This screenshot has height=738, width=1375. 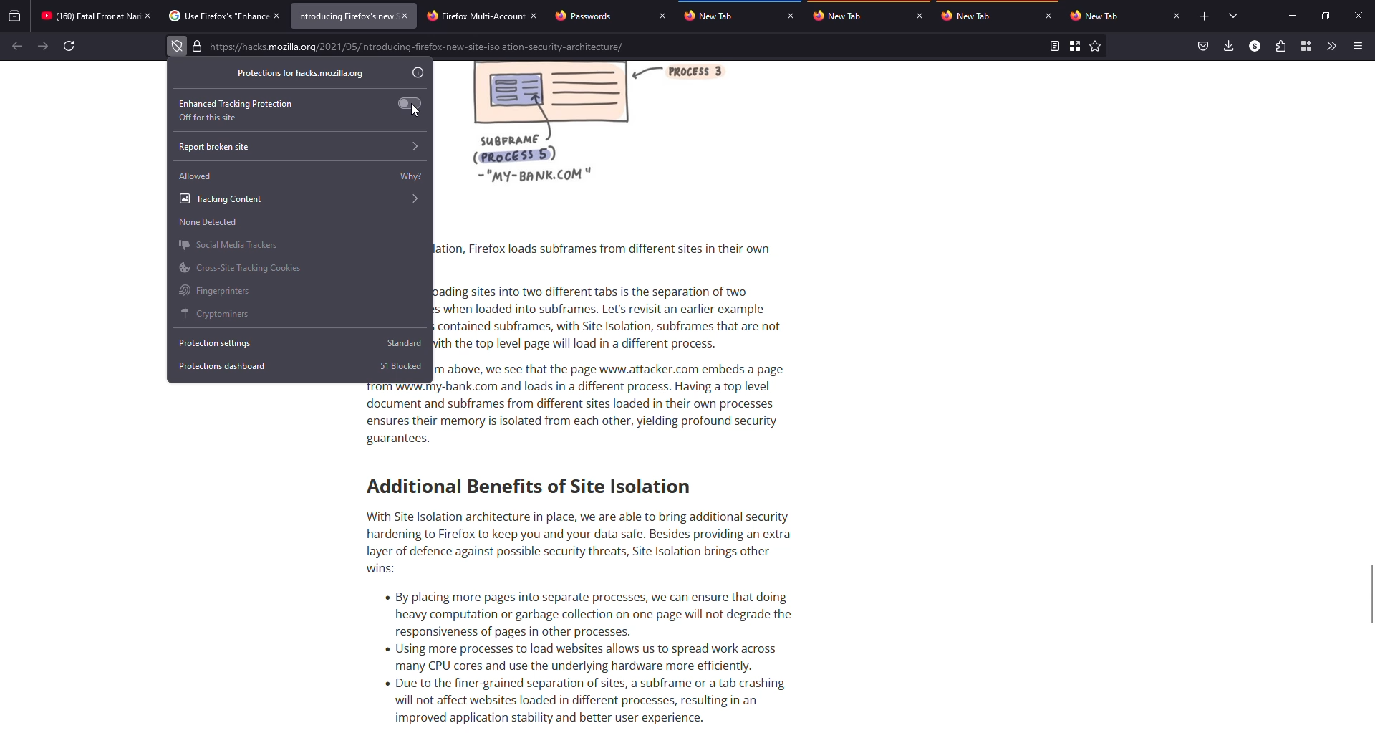 What do you see at coordinates (223, 365) in the screenshot?
I see `protections dashboard` at bounding box center [223, 365].